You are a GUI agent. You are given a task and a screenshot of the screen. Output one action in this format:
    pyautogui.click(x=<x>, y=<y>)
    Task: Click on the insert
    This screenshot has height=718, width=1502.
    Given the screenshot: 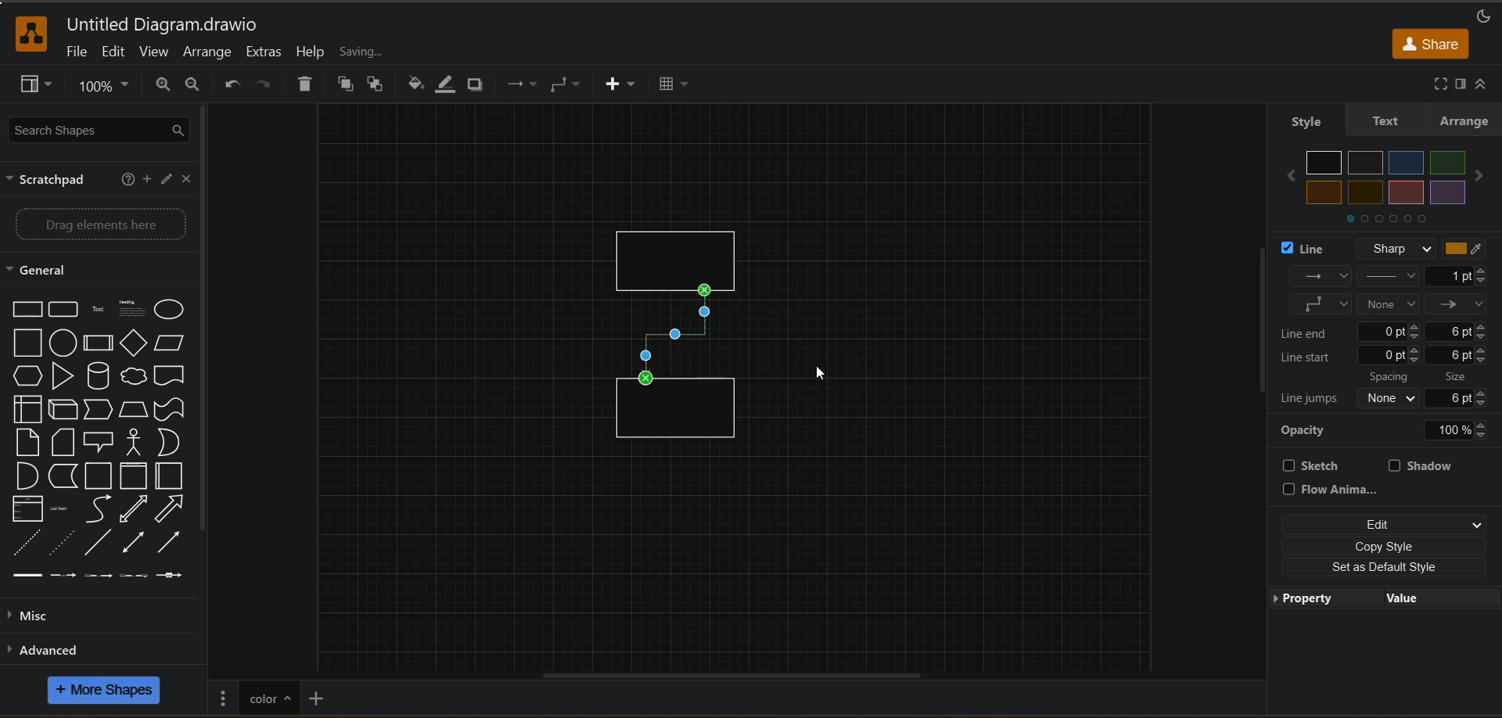 What is the action you would take?
    pyautogui.click(x=622, y=85)
    